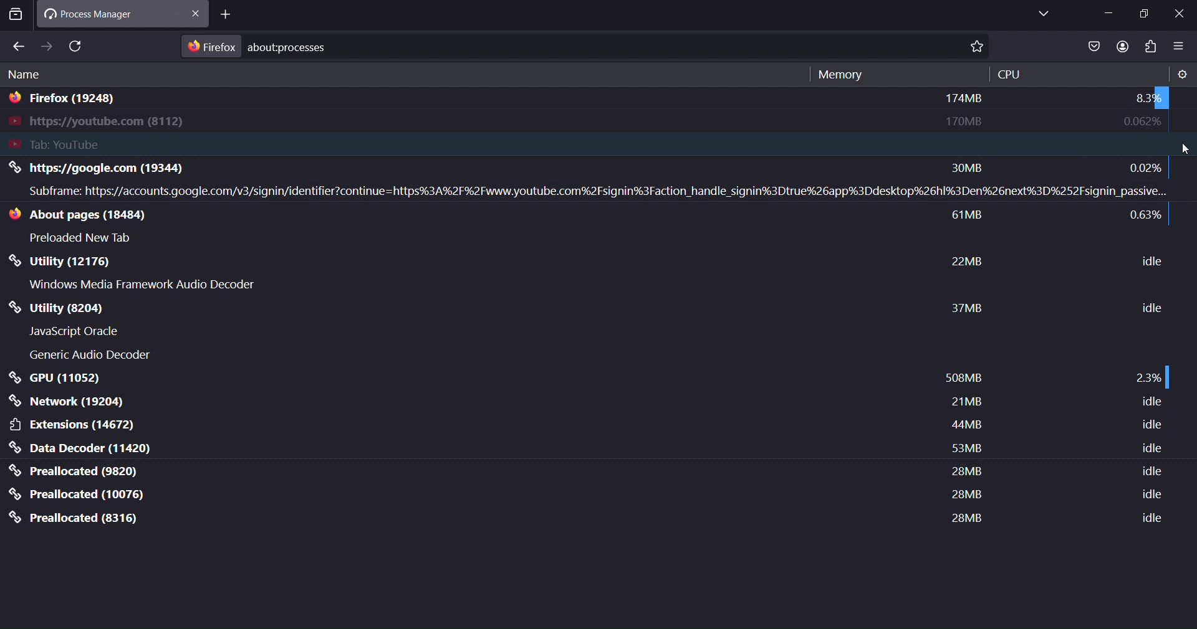 This screenshot has width=1197, height=629. I want to click on idle, so click(1153, 449).